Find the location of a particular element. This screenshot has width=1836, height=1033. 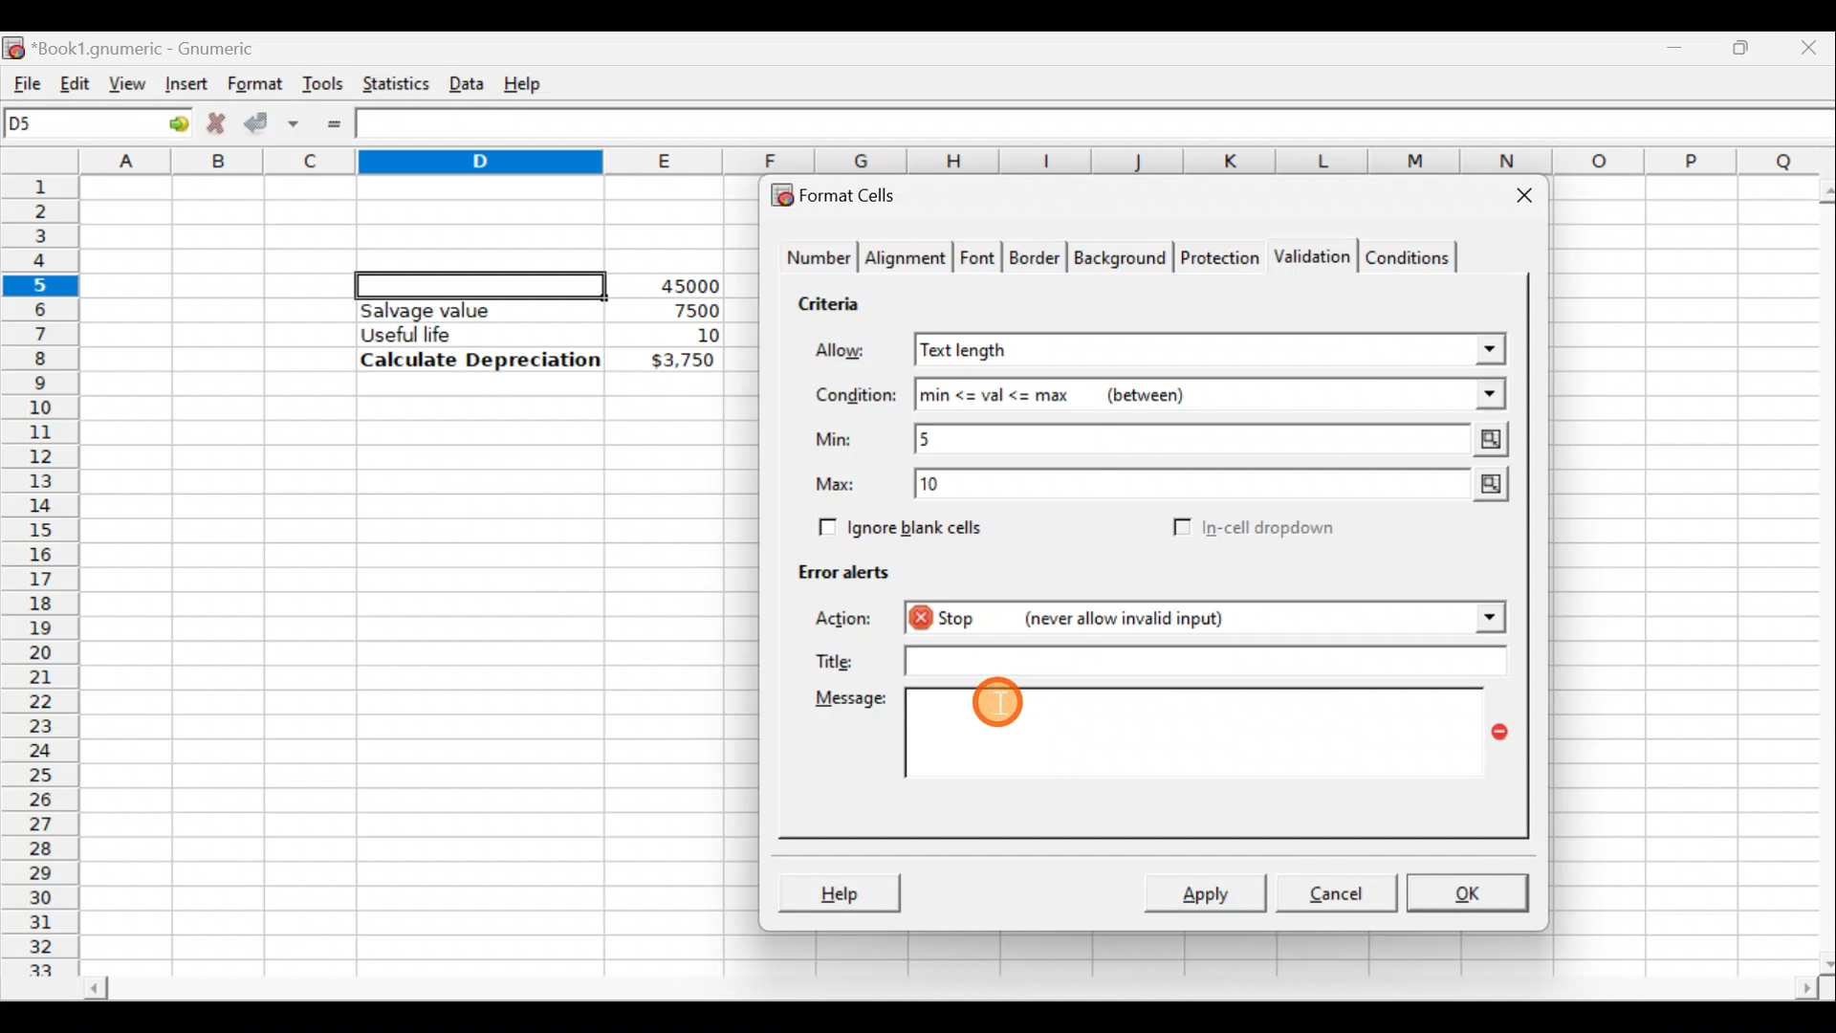

Message is located at coordinates (847, 702).